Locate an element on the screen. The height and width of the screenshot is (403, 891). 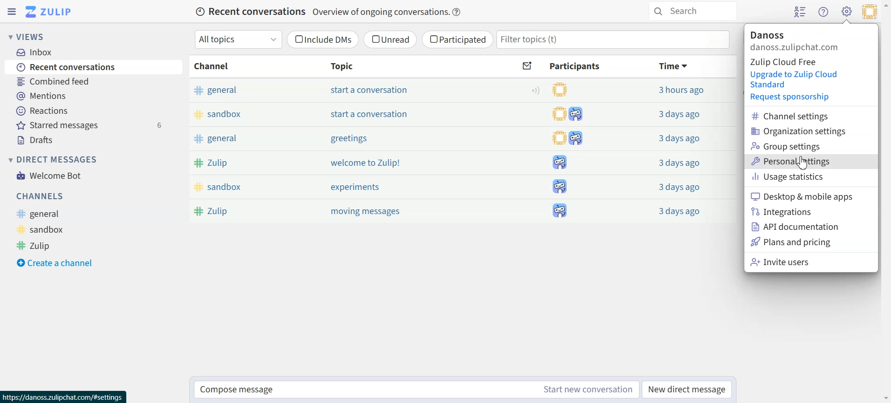
Participated is located at coordinates (458, 39).